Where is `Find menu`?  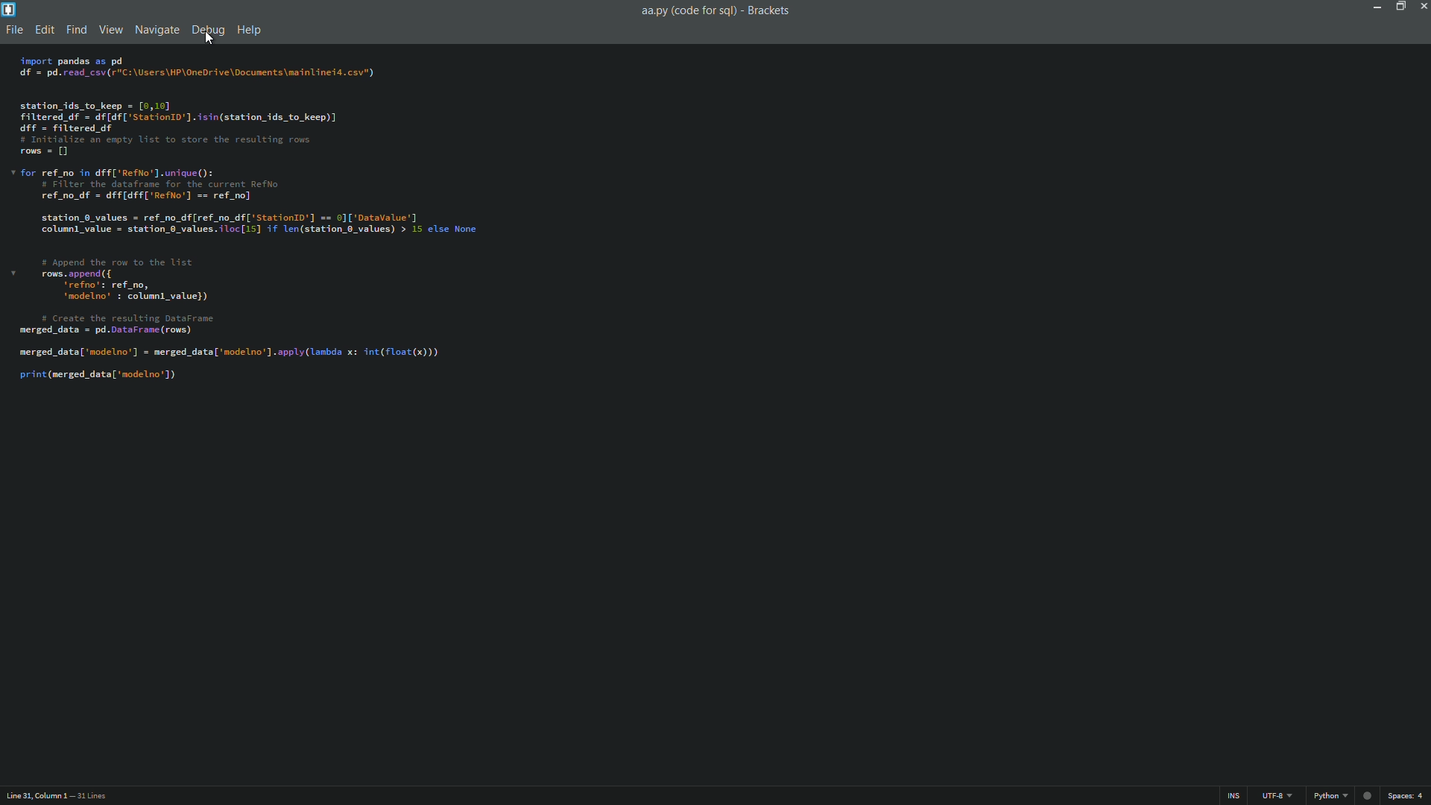 Find menu is located at coordinates (75, 30).